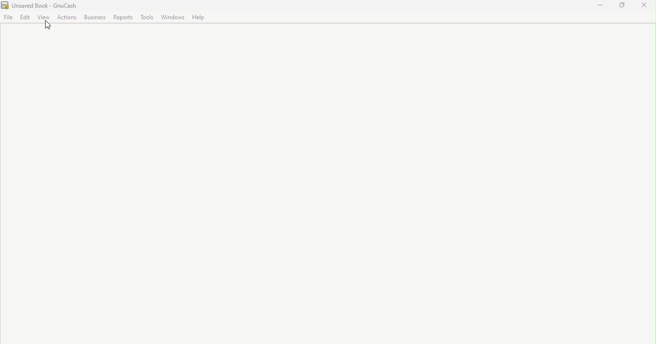 This screenshot has height=344, width=656. I want to click on Business, so click(96, 18).